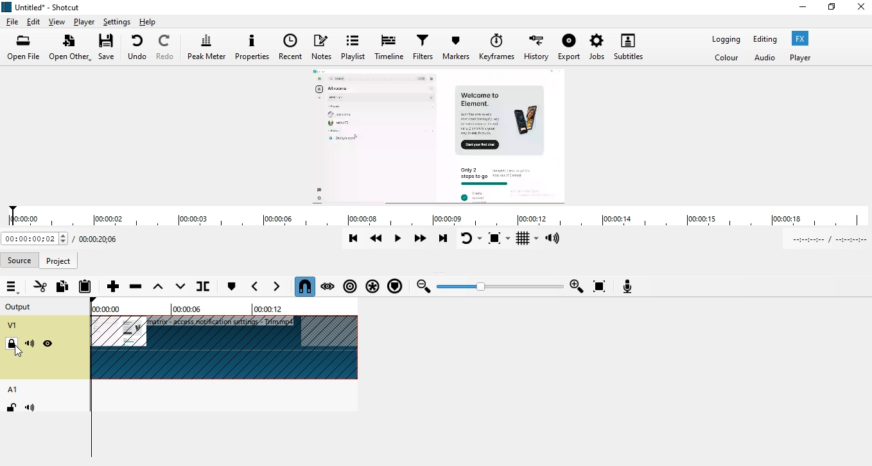 This screenshot has height=466, width=872. Describe the element at coordinates (136, 286) in the screenshot. I see `Ripple delete` at that location.